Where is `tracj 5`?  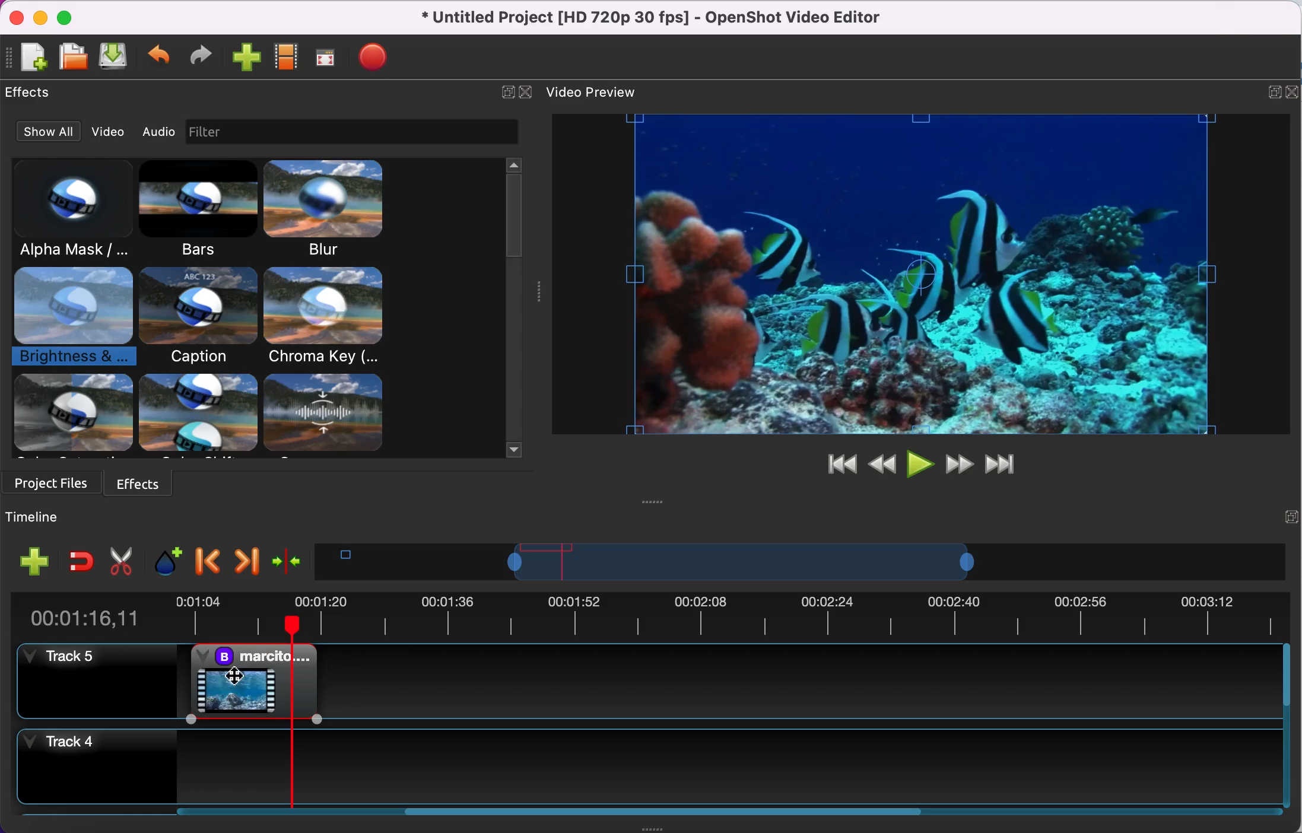 tracj 5 is located at coordinates (95, 682).